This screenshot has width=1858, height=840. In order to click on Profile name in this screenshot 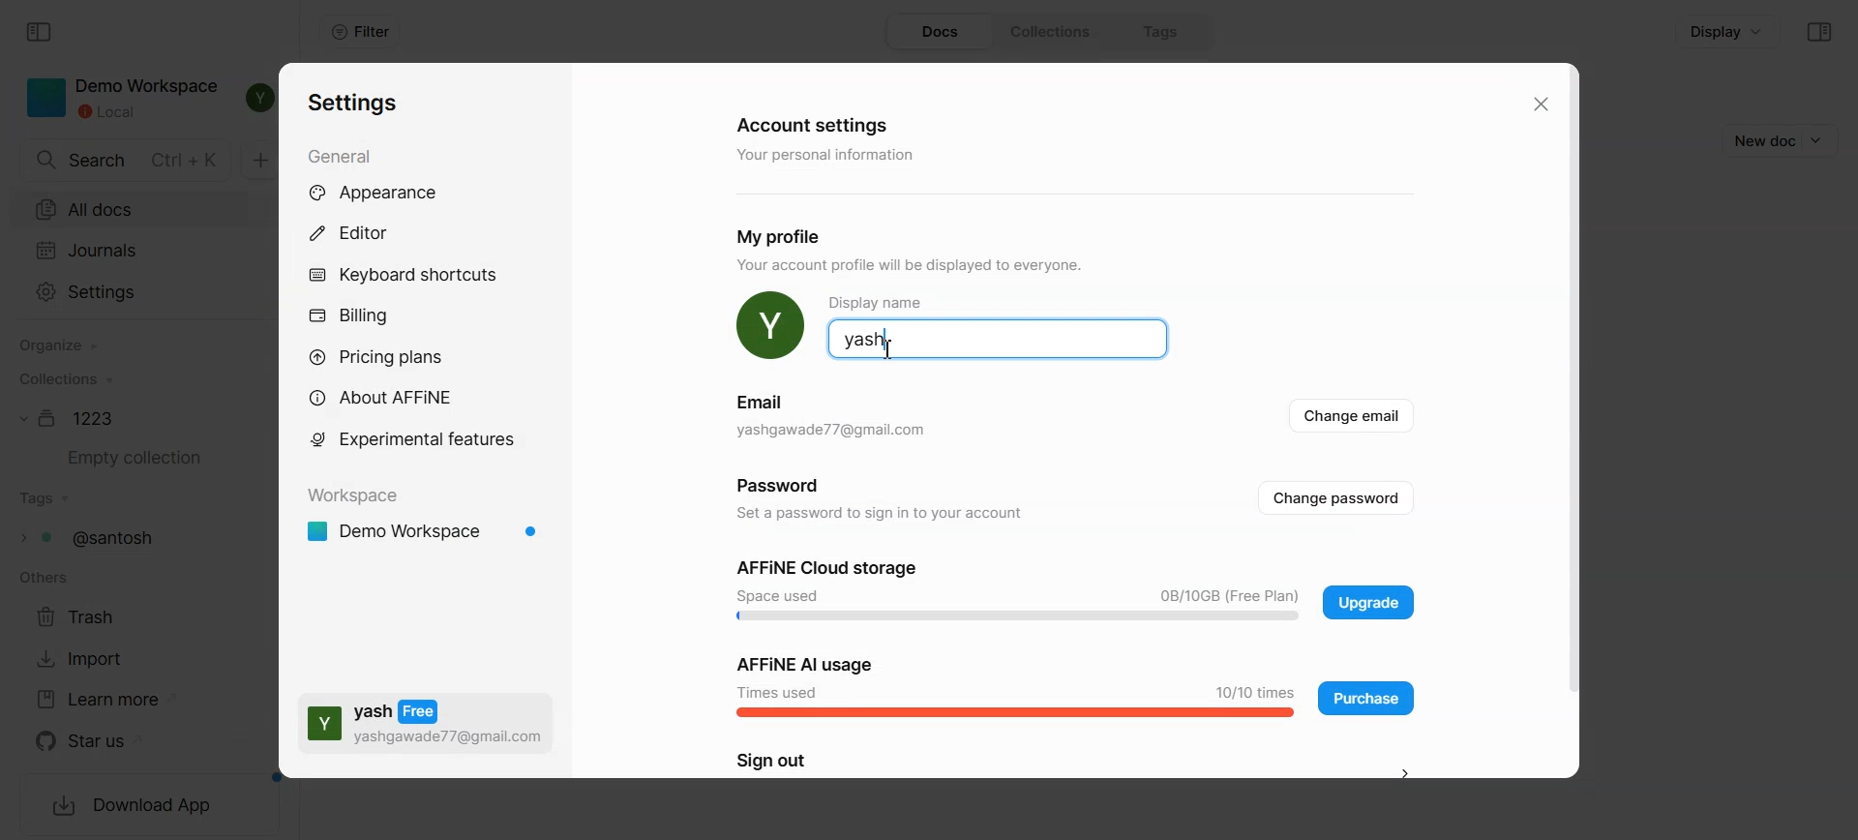, I will do `click(1000, 327)`.